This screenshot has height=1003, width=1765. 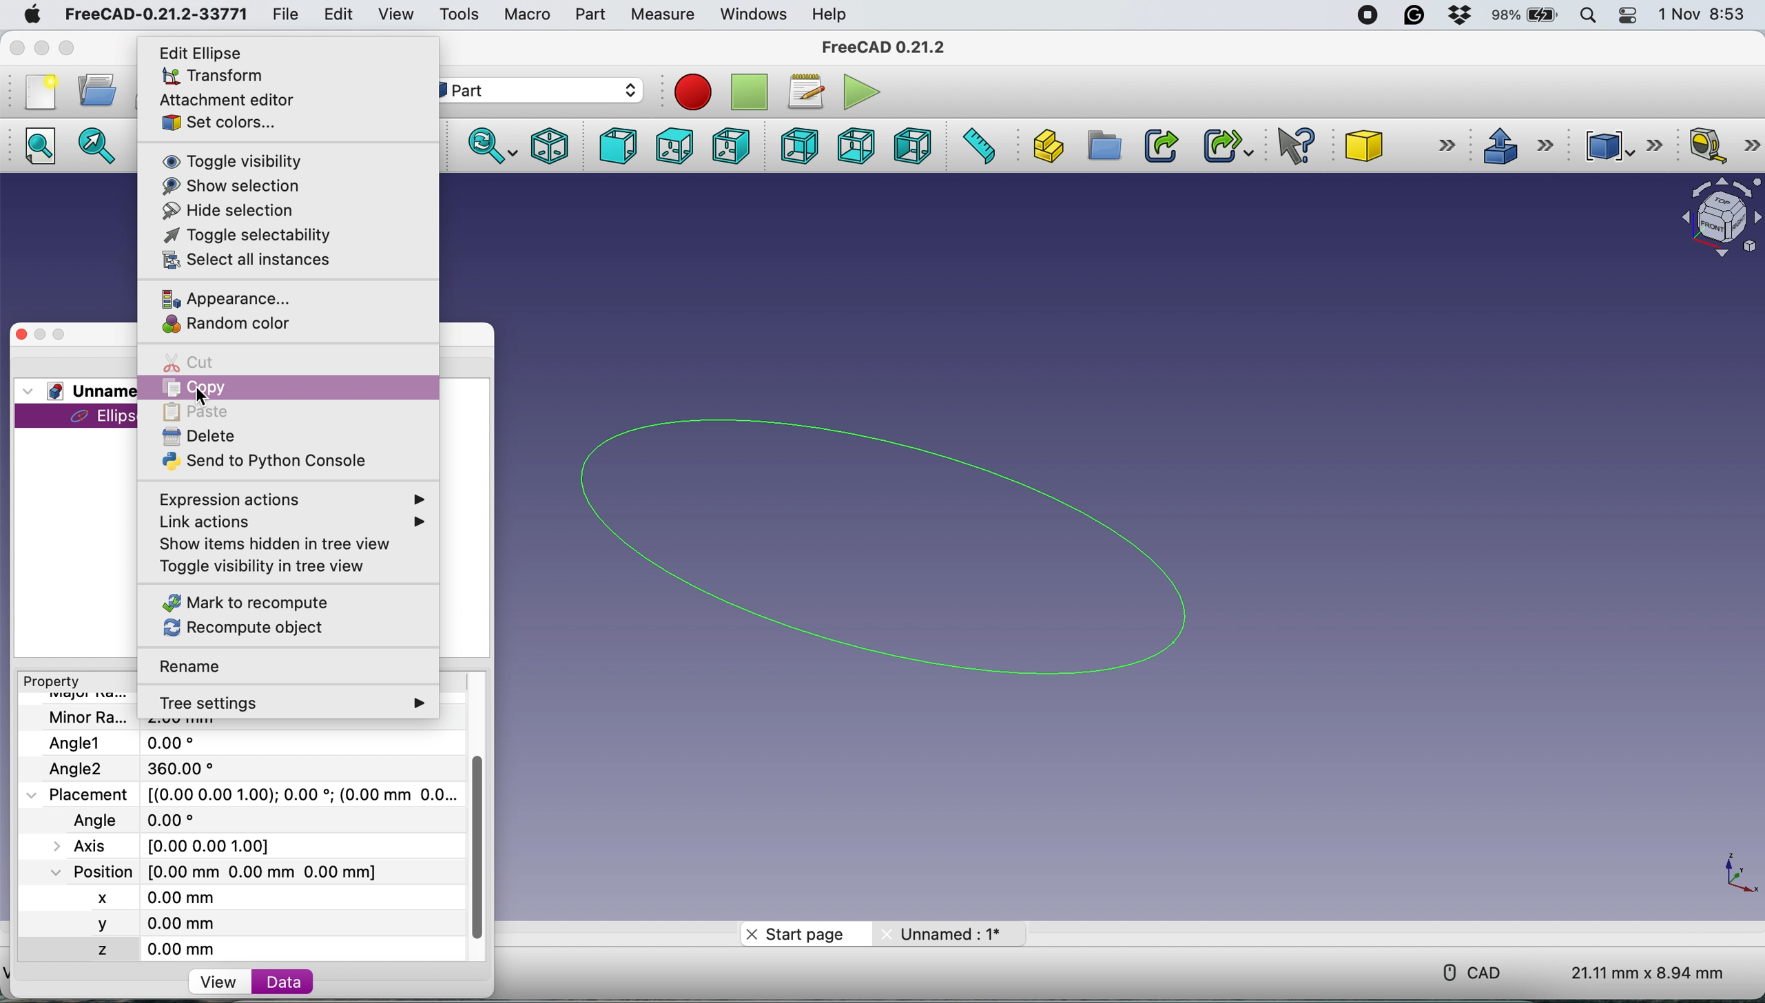 I want to click on fit selection, so click(x=97, y=145).